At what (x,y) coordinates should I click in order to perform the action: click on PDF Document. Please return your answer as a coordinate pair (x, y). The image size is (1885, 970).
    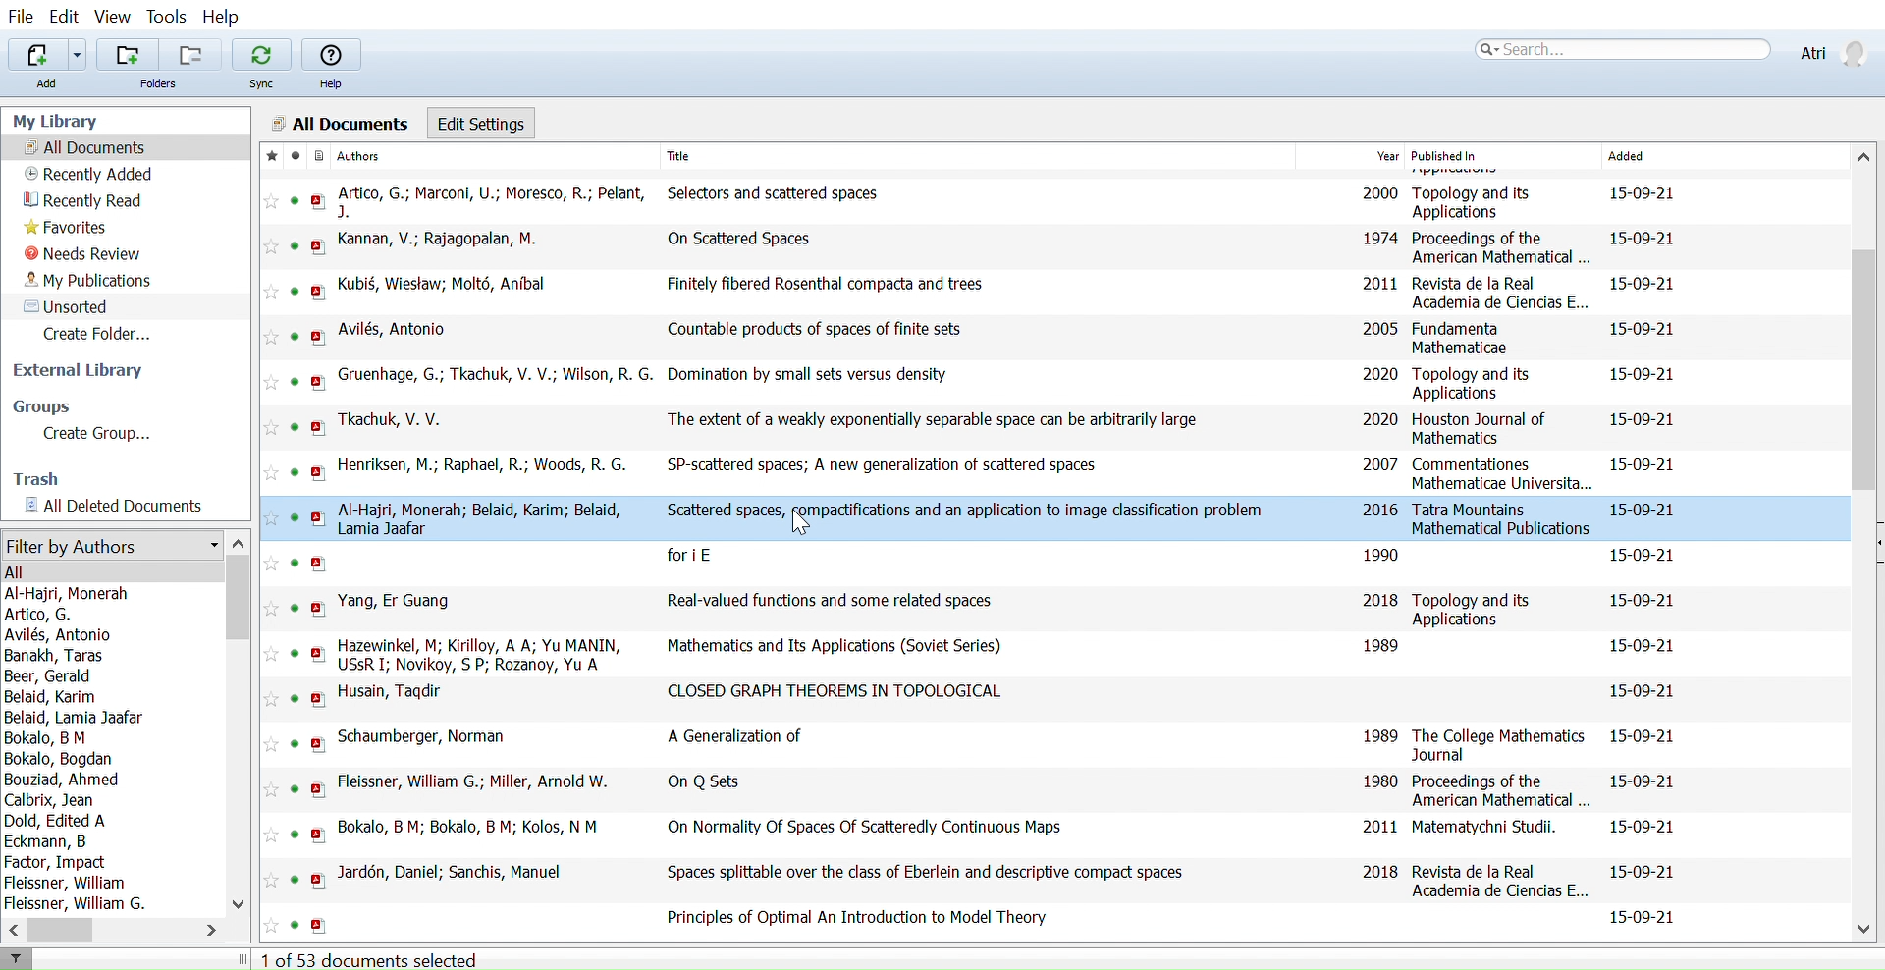
    Looking at the image, I should click on (323, 337).